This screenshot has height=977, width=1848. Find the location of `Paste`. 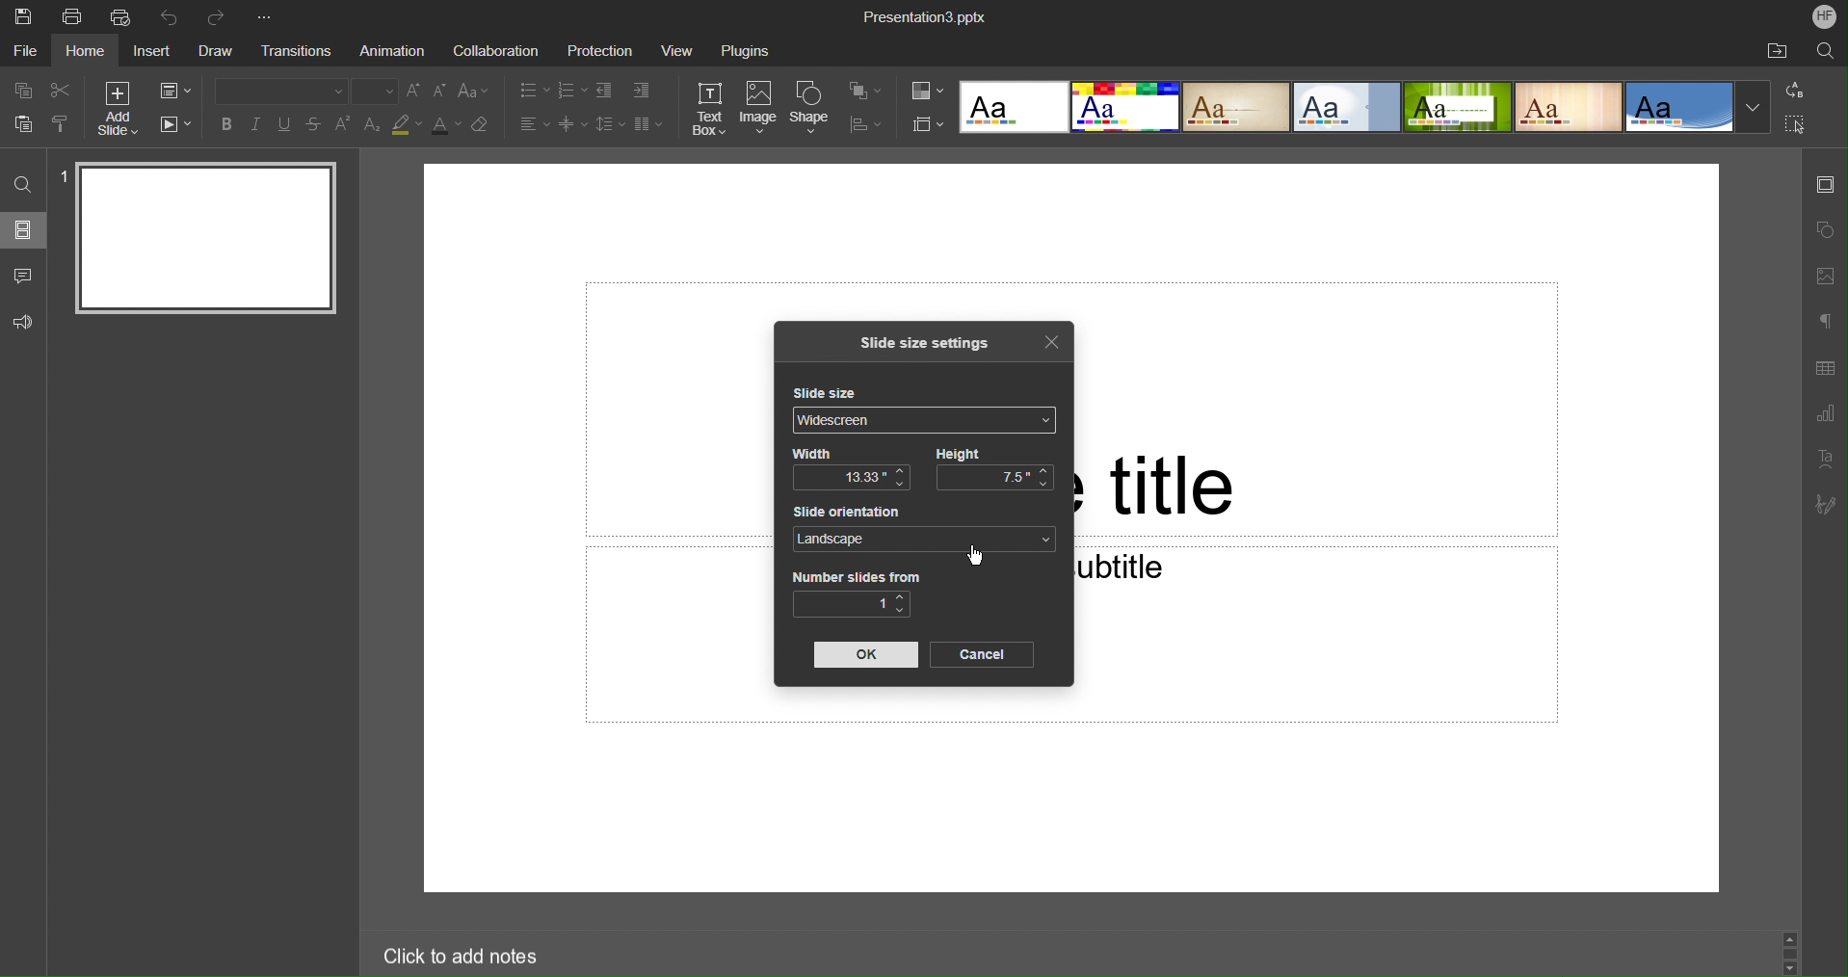

Paste is located at coordinates (19, 125).